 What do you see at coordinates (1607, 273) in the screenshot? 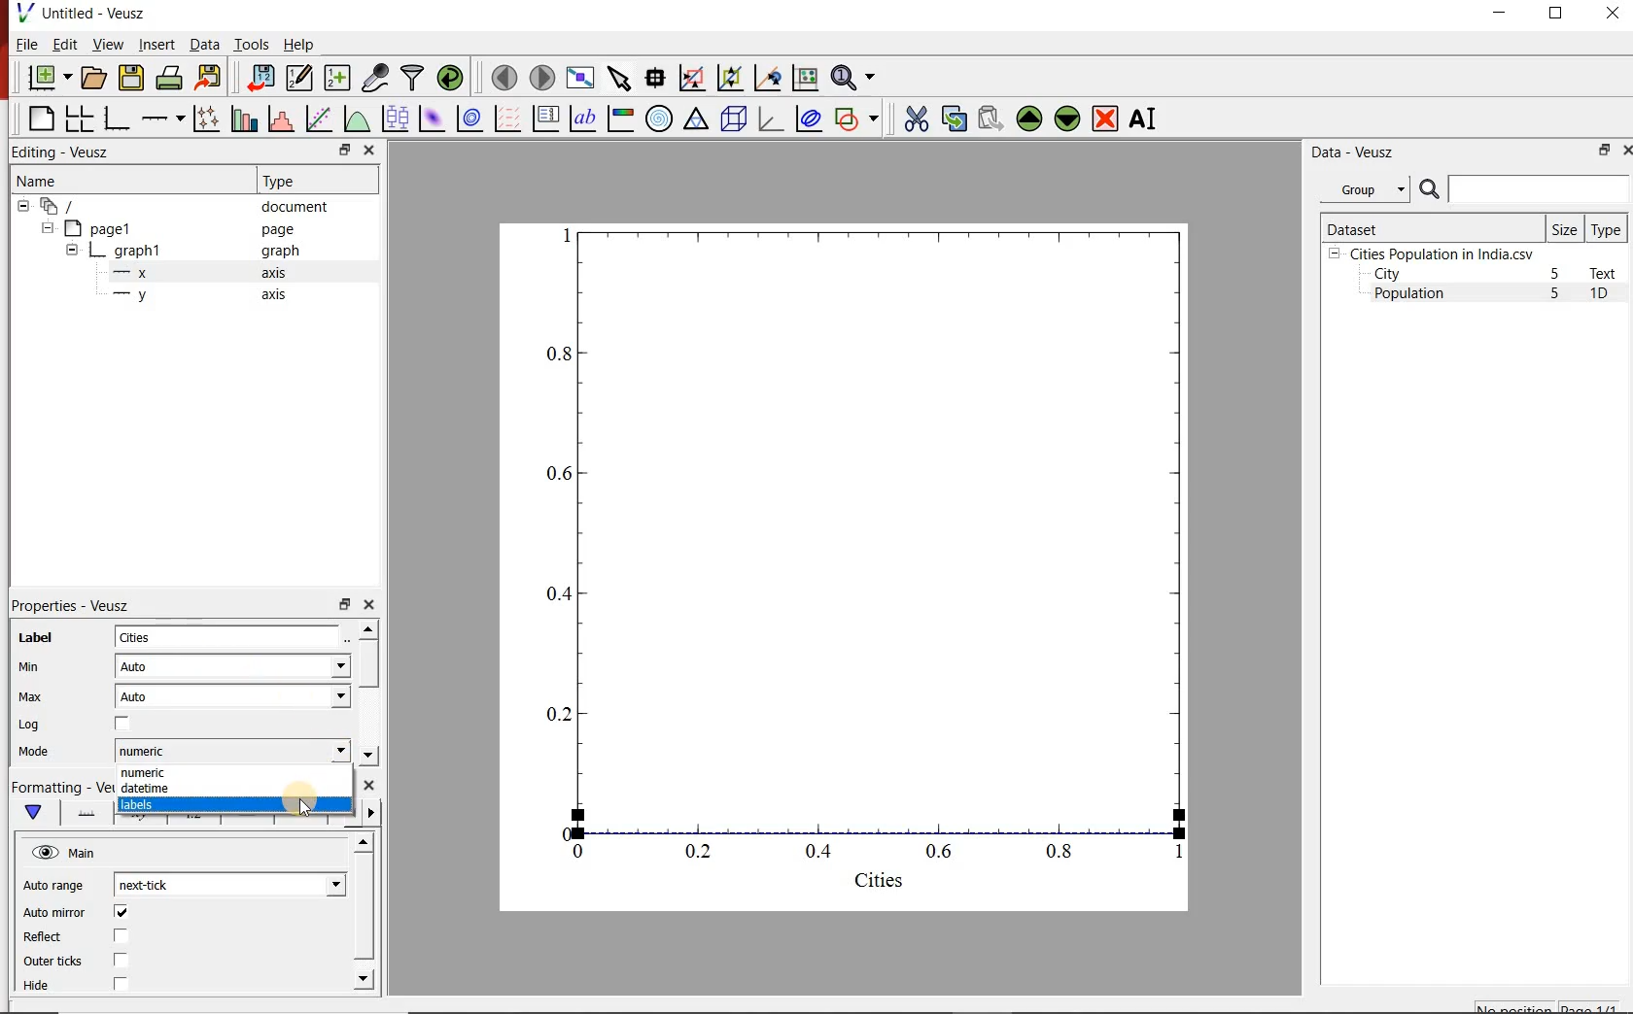
I see `Text` at bounding box center [1607, 273].